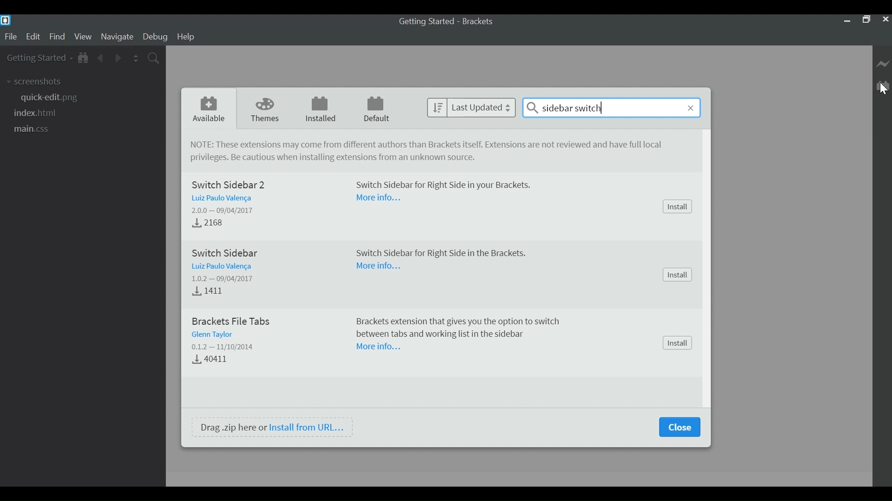  What do you see at coordinates (210, 108) in the screenshot?
I see `Available` at bounding box center [210, 108].